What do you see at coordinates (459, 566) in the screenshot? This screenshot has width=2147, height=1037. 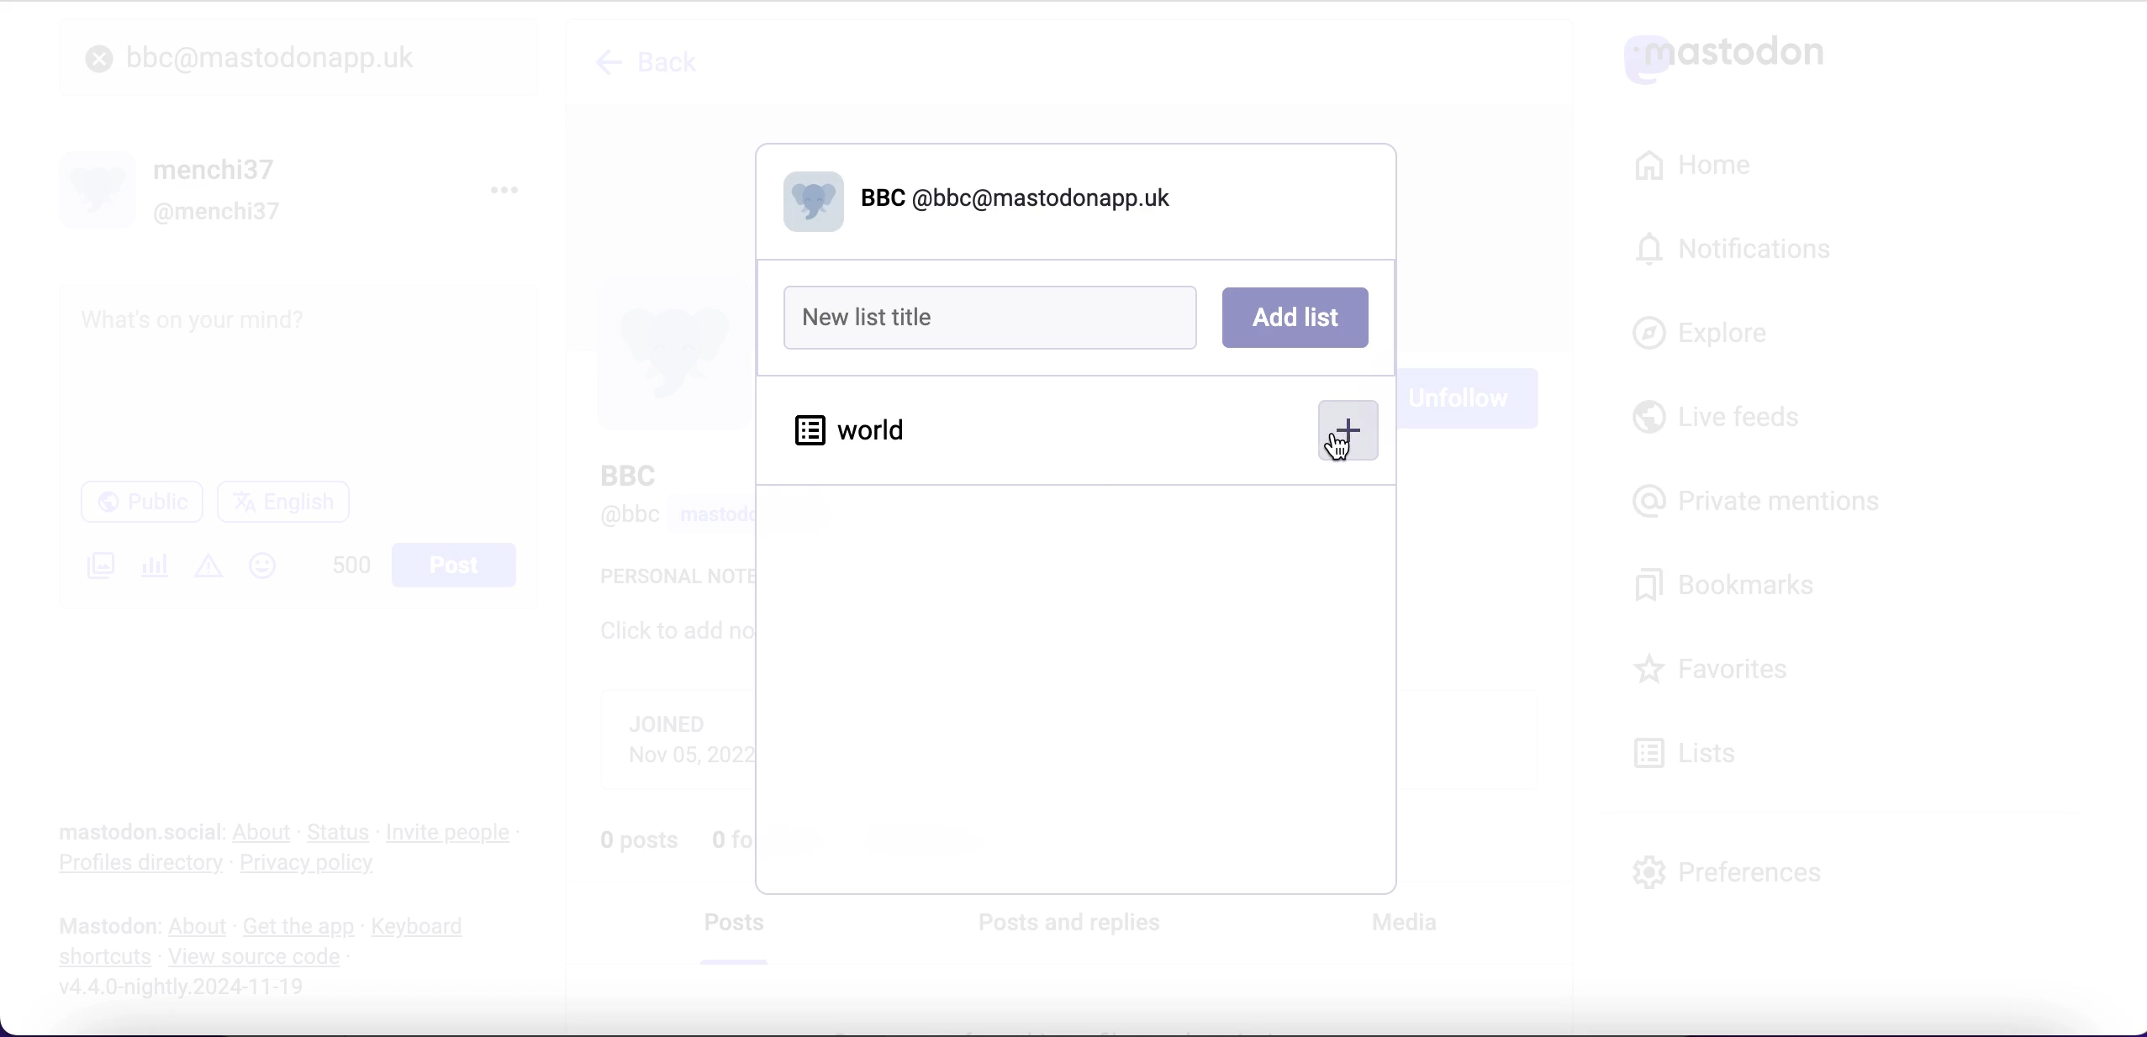 I see `post button` at bounding box center [459, 566].